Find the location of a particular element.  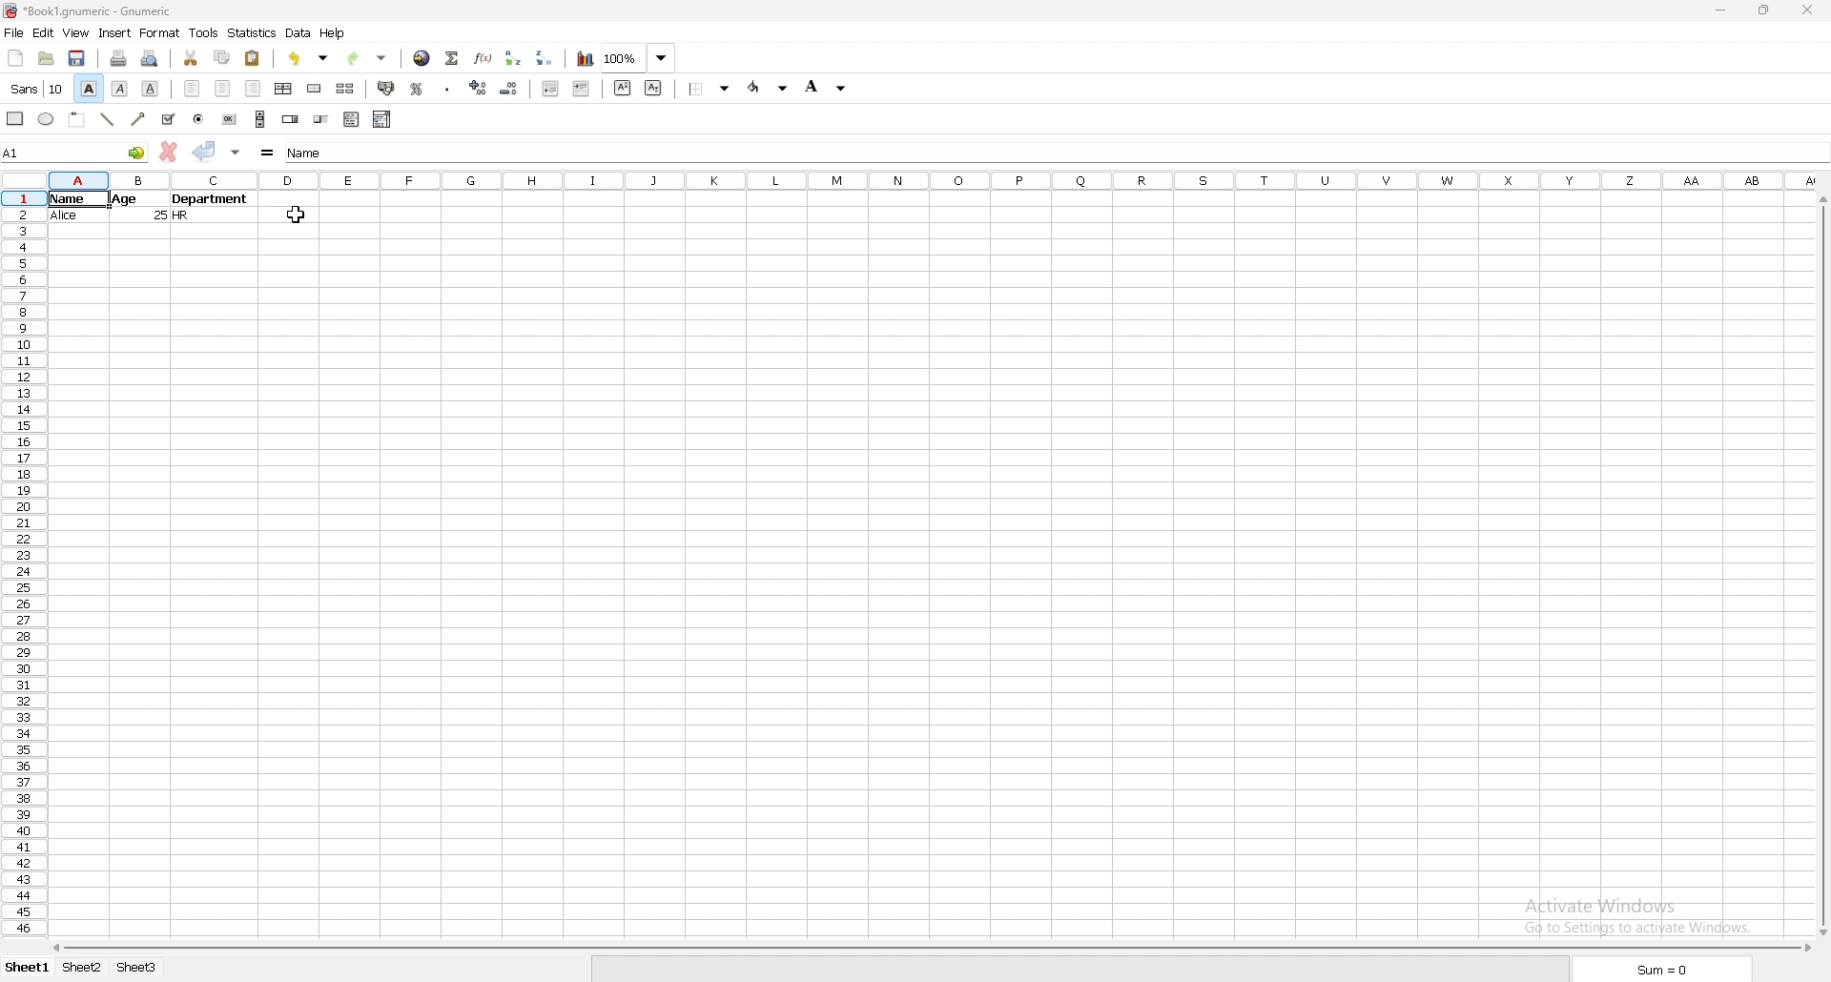

superscript is located at coordinates (623, 88).